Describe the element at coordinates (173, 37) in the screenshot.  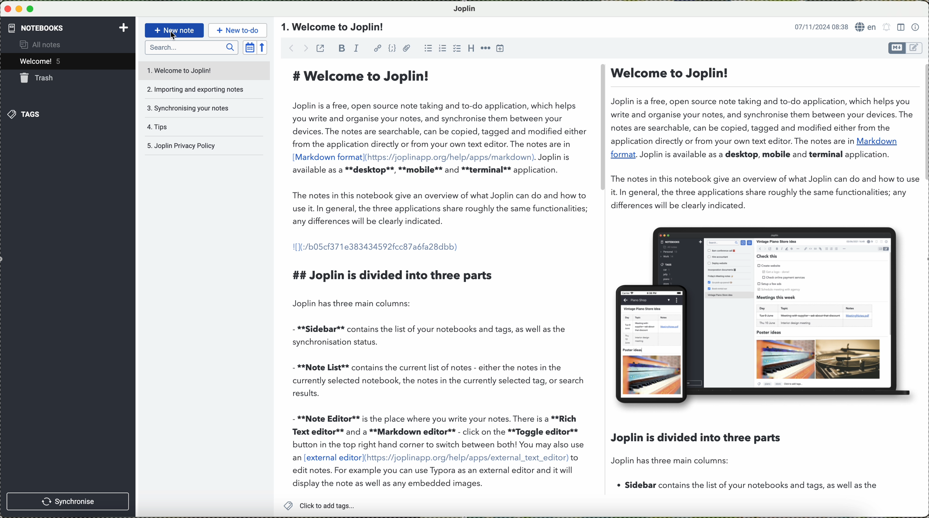
I see `cursor` at that location.